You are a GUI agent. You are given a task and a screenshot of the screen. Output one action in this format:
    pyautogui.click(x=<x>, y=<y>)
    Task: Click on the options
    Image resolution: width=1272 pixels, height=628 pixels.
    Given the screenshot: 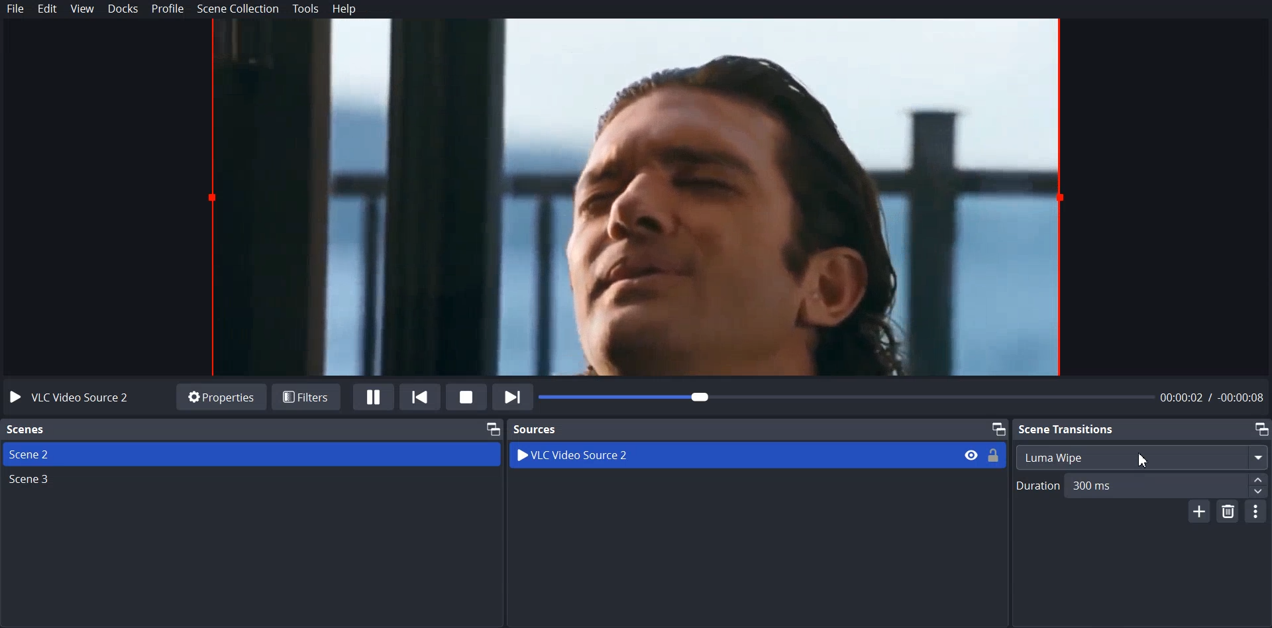 What is the action you would take?
    pyautogui.click(x=1257, y=511)
    